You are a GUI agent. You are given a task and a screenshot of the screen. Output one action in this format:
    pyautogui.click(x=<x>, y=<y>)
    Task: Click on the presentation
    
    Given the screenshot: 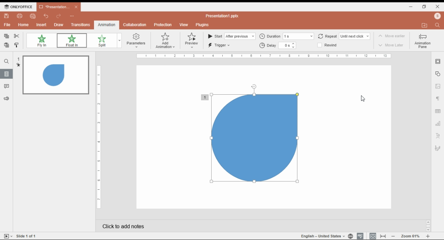 What is the action you would take?
    pyautogui.click(x=58, y=7)
    